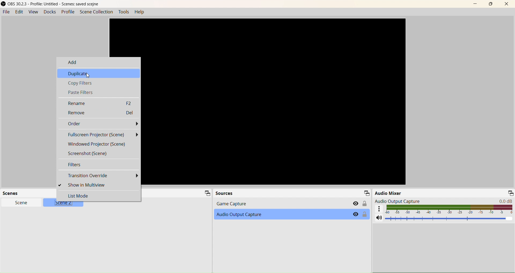 Image resolution: width=515 pixels, height=273 pixels. I want to click on Remove, so click(98, 113).